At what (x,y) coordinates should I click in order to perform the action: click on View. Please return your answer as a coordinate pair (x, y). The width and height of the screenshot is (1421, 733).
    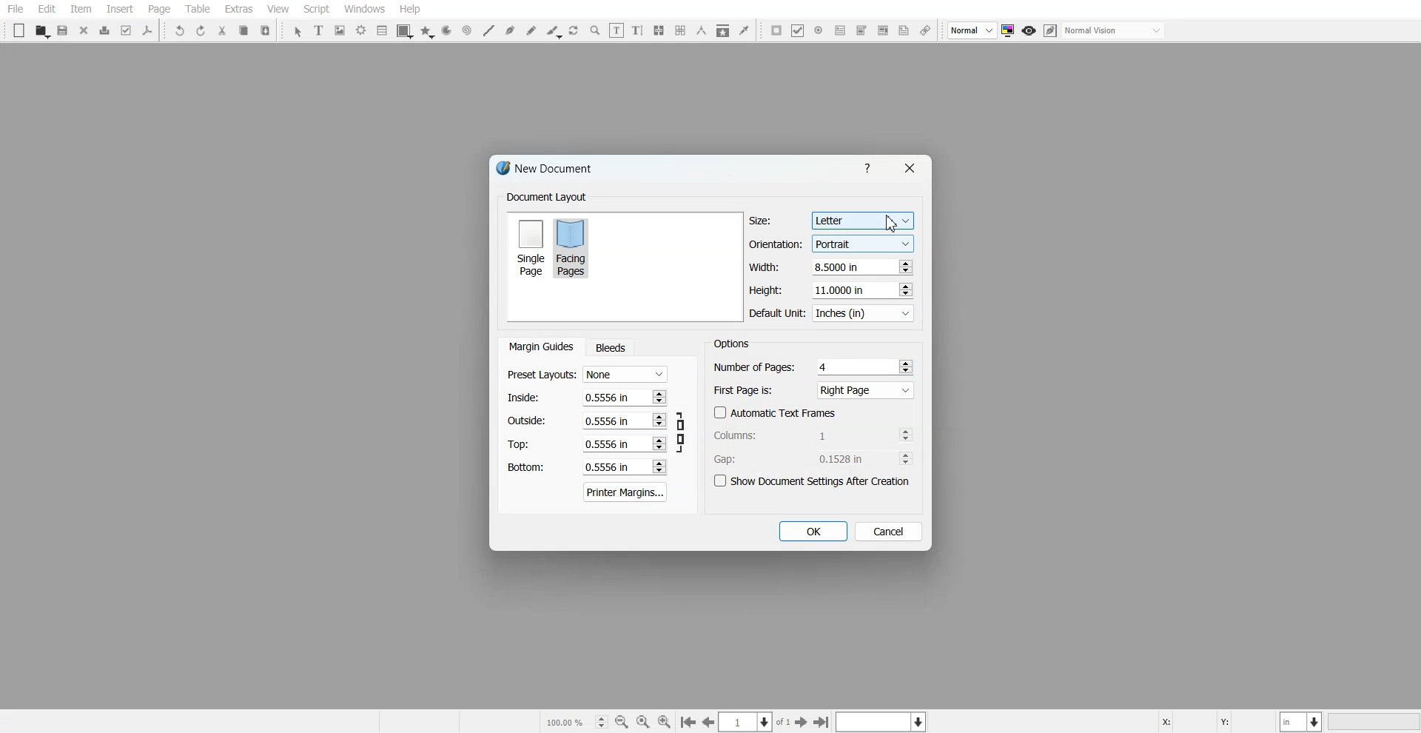
    Looking at the image, I should click on (278, 9).